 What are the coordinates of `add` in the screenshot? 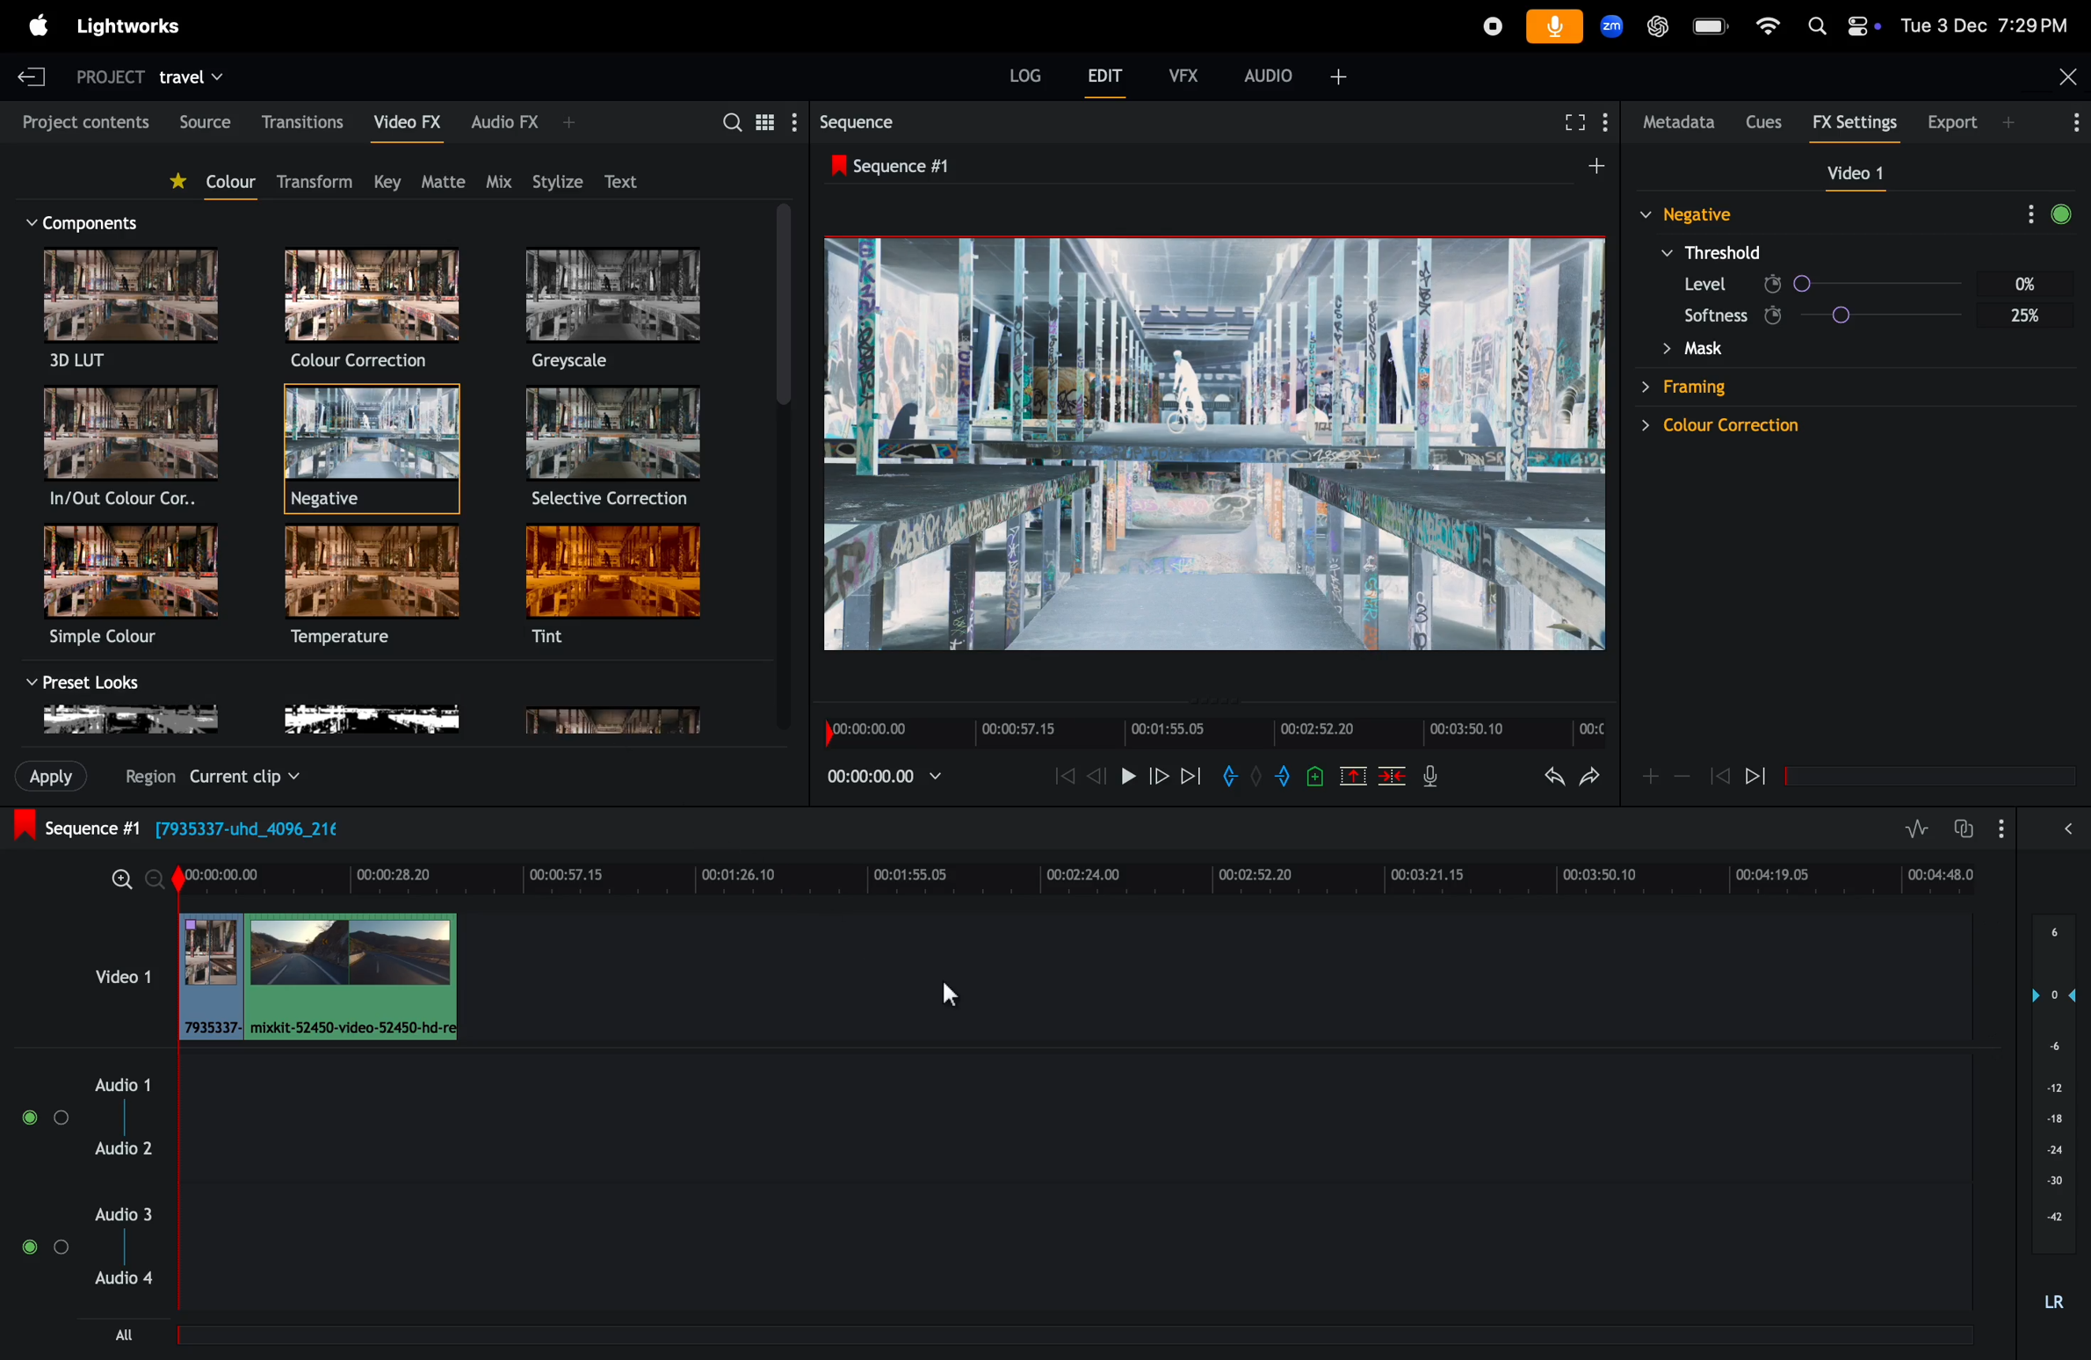 It's located at (1599, 165).